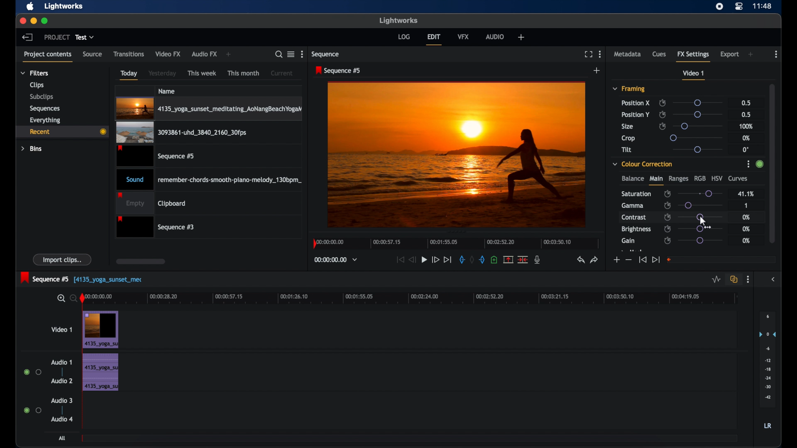  What do you see at coordinates (62, 131) in the screenshot?
I see `recent` at bounding box center [62, 131].